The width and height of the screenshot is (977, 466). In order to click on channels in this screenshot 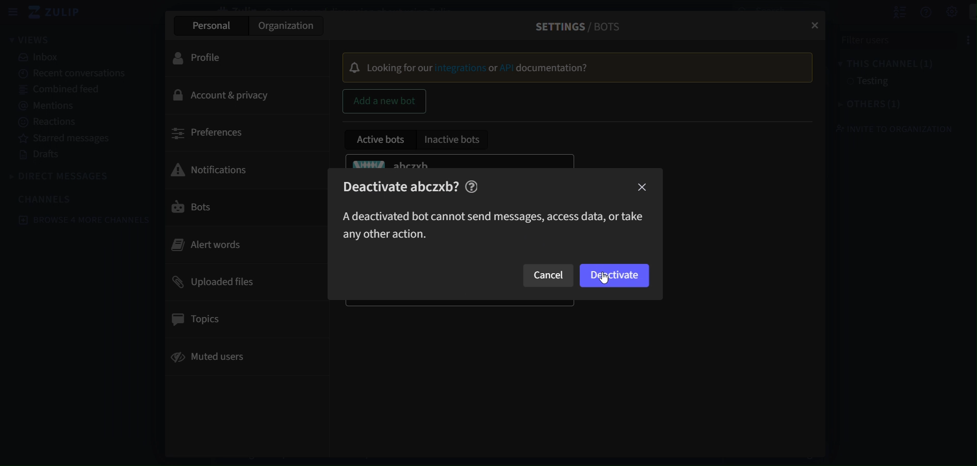, I will do `click(45, 198)`.